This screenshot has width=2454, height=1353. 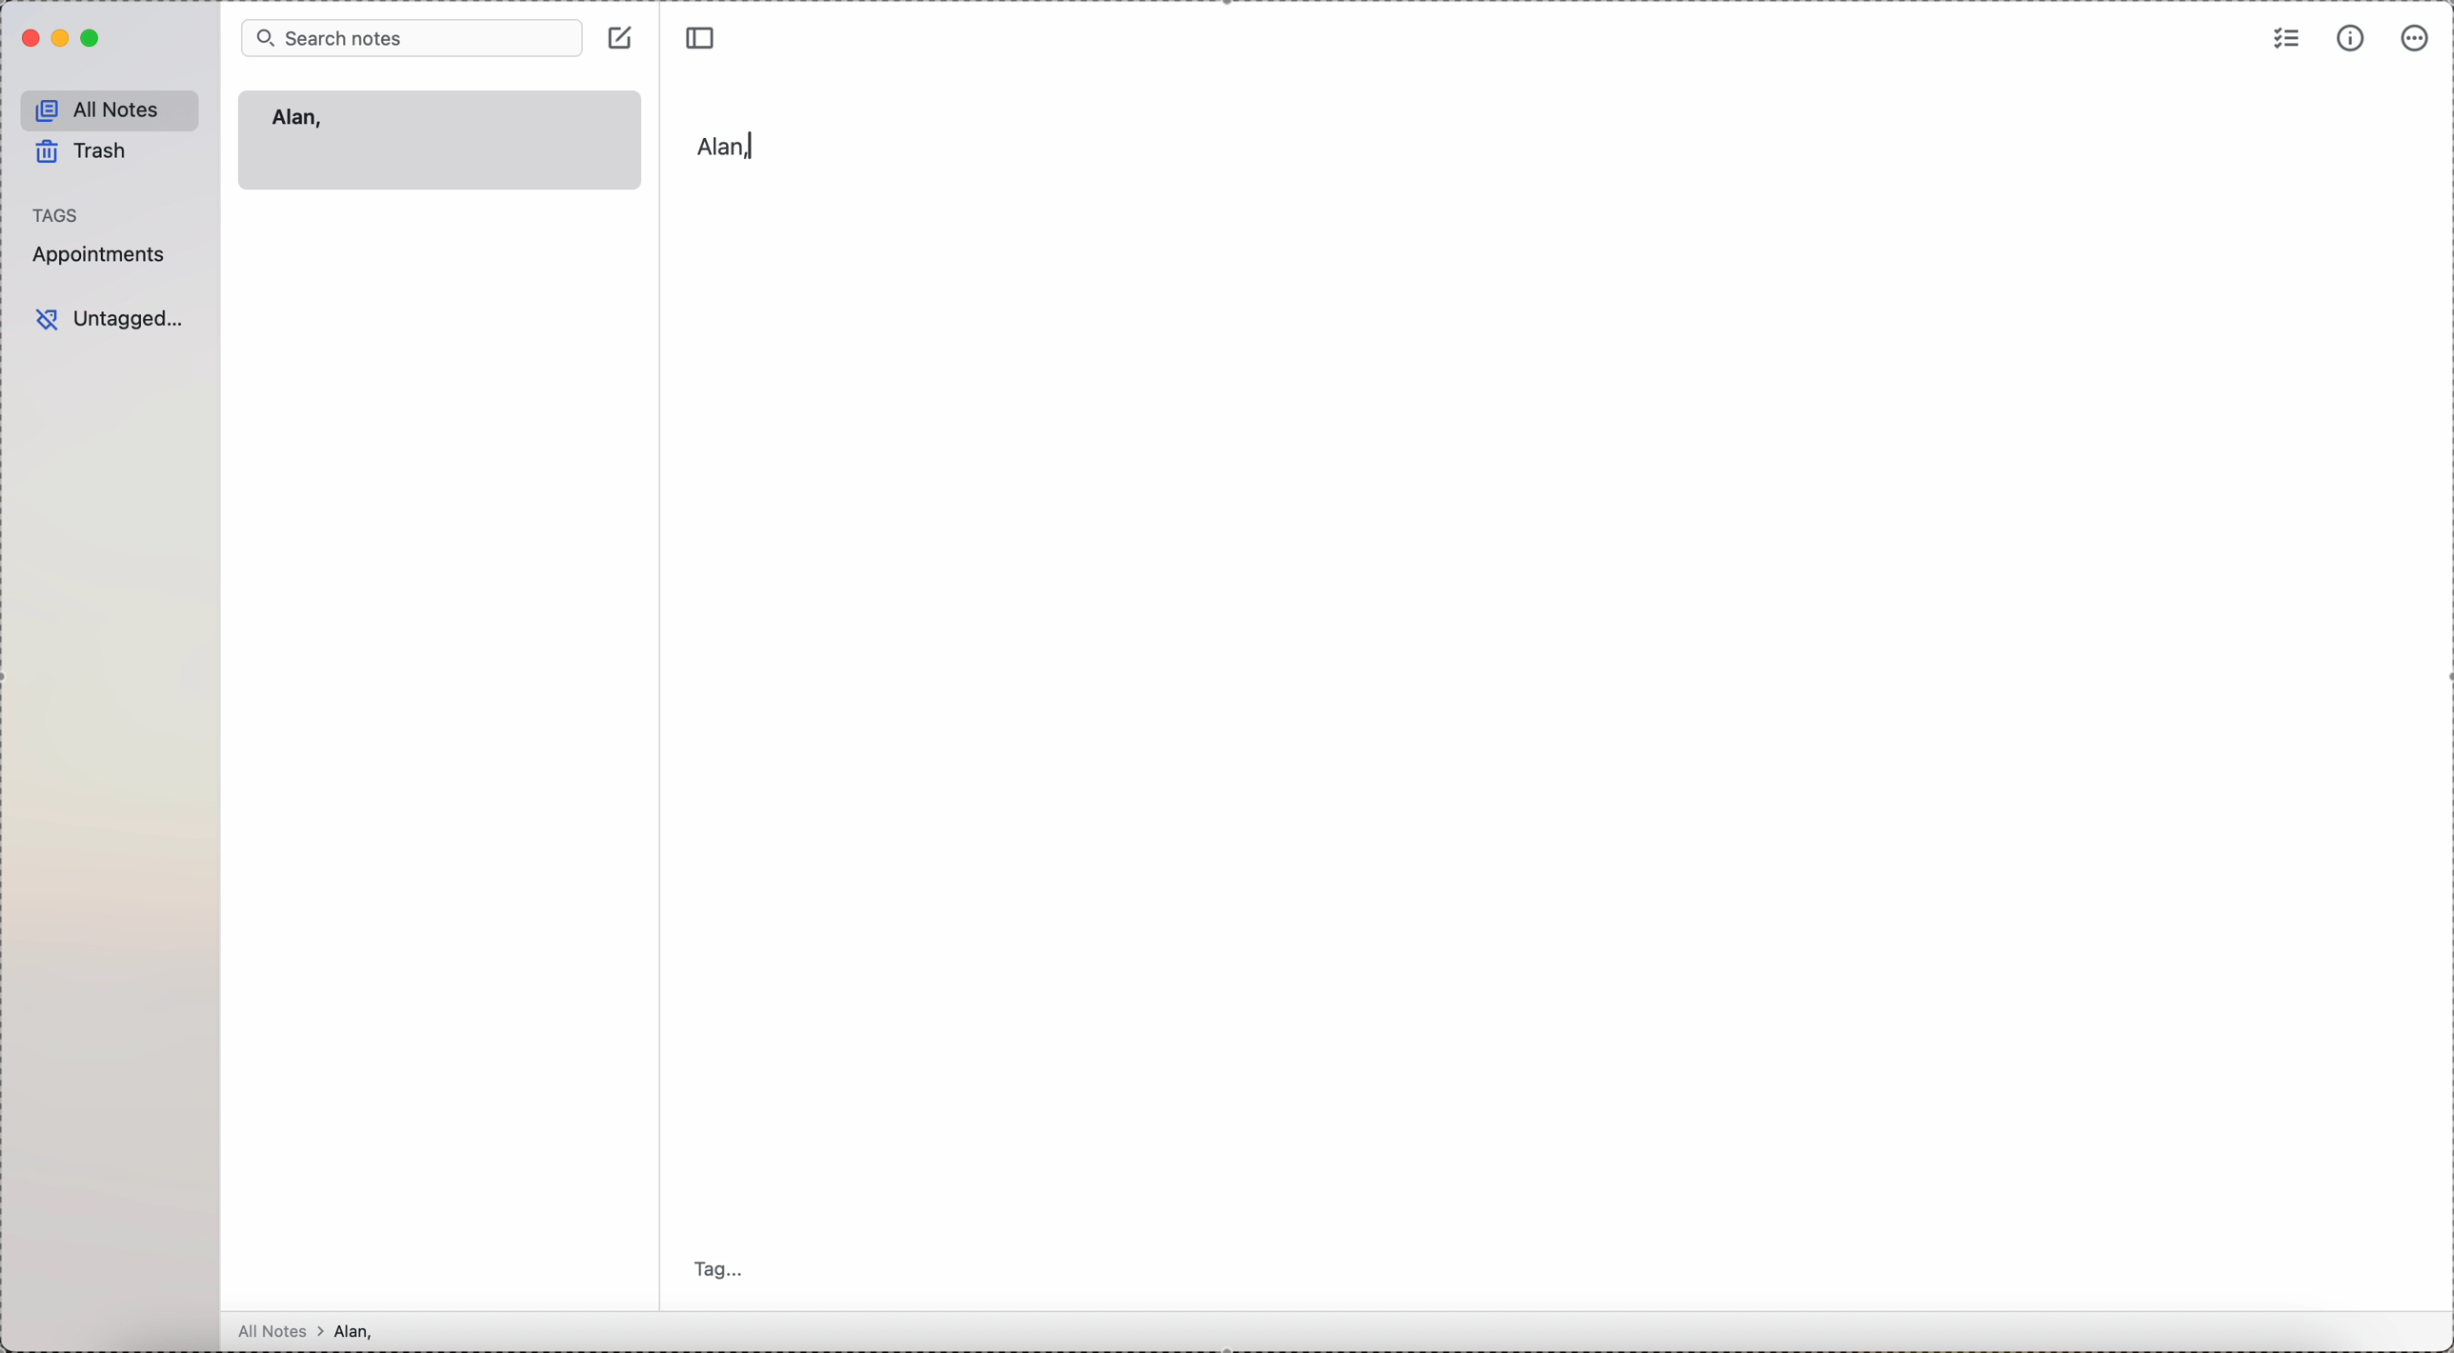 I want to click on all notes, so click(x=111, y=110).